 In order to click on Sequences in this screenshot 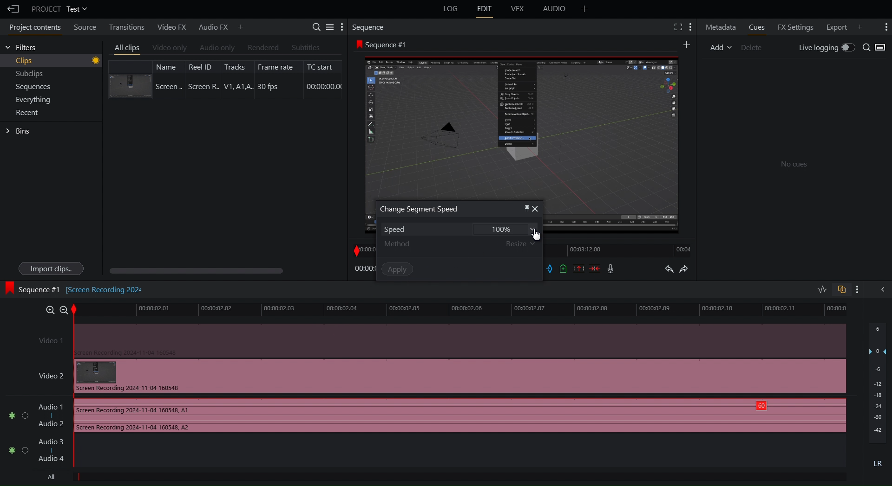, I will do `click(33, 87)`.